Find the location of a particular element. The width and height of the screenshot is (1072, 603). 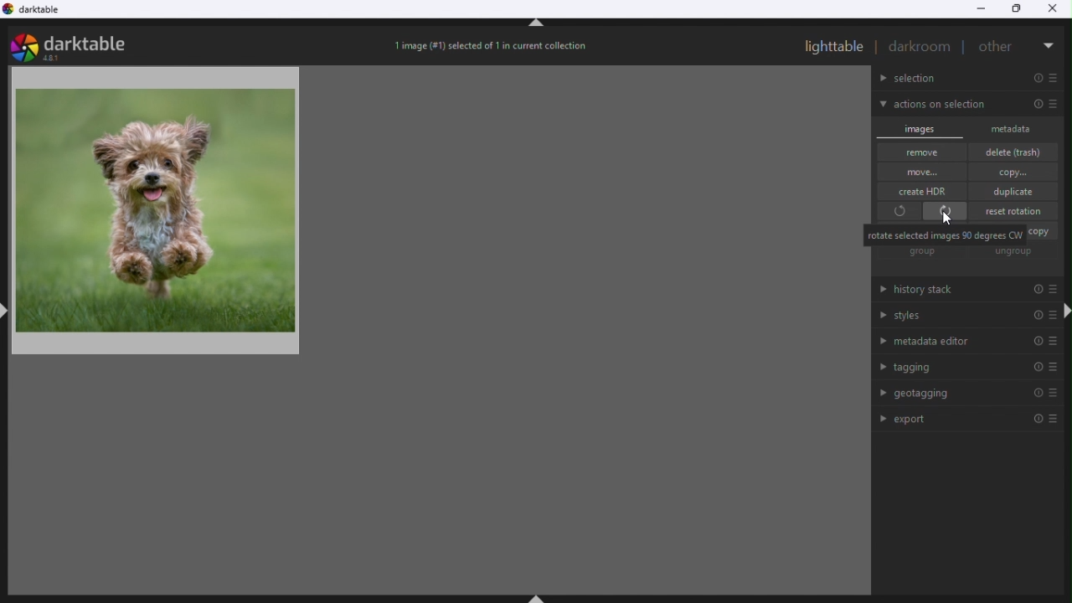

copy is located at coordinates (1043, 232).